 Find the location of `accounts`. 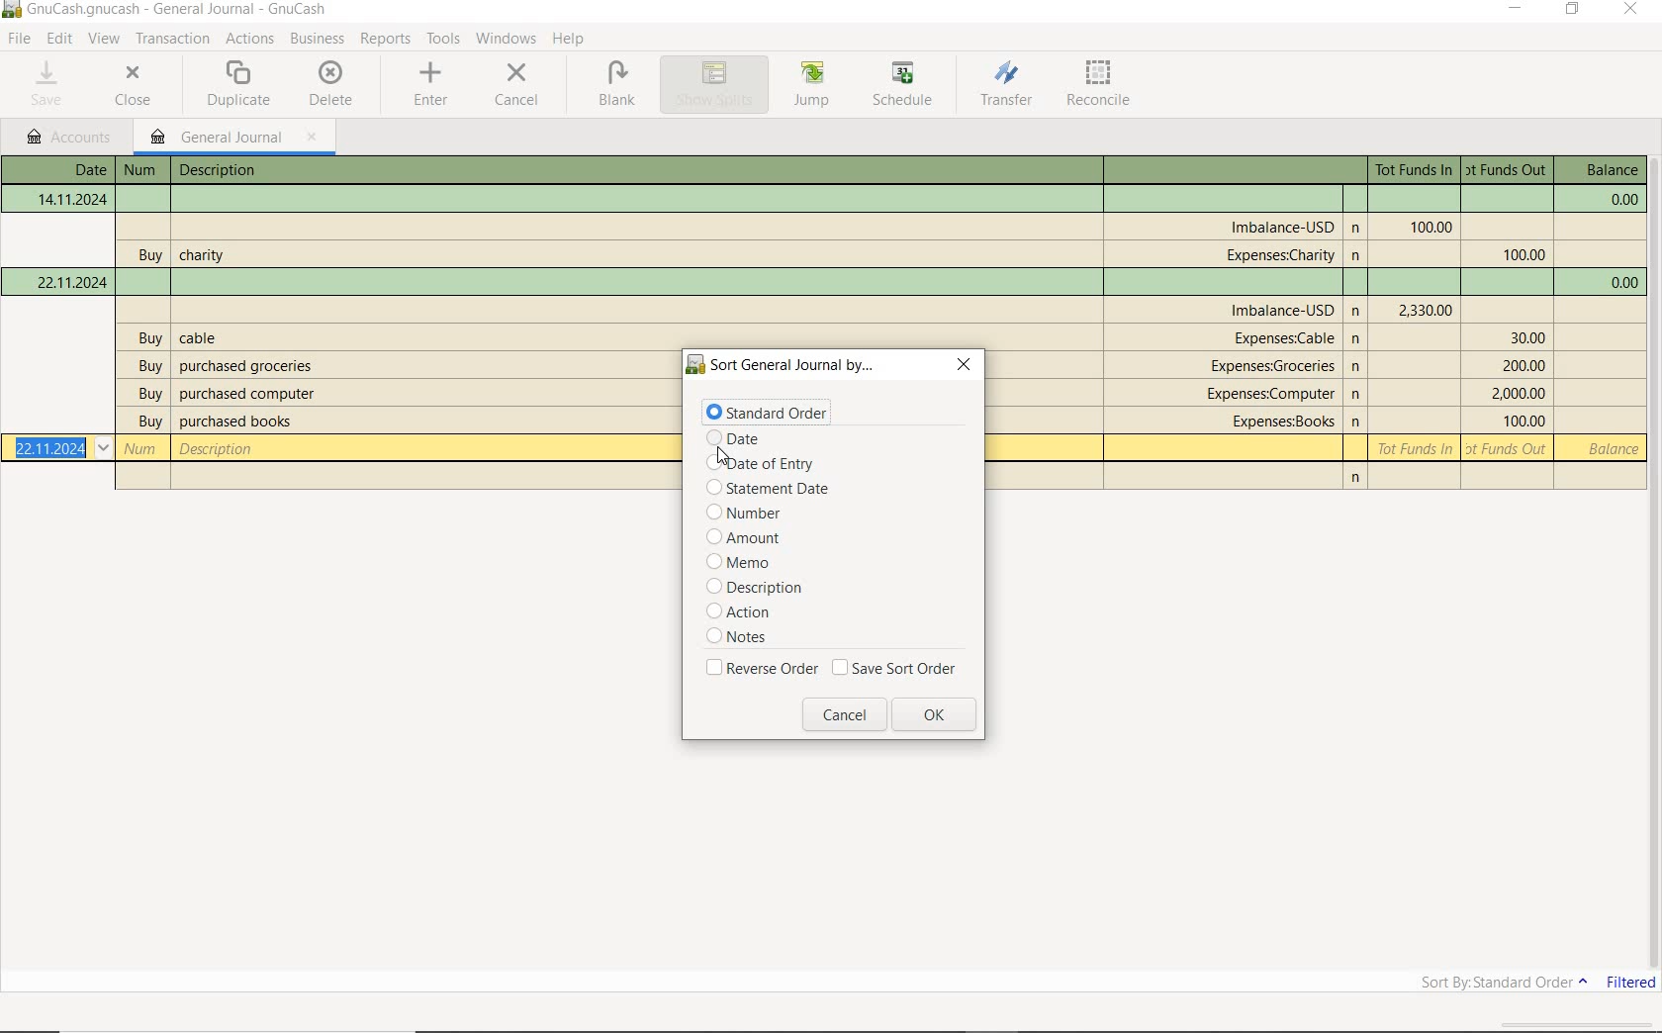

accounts is located at coordinates (71, 138).